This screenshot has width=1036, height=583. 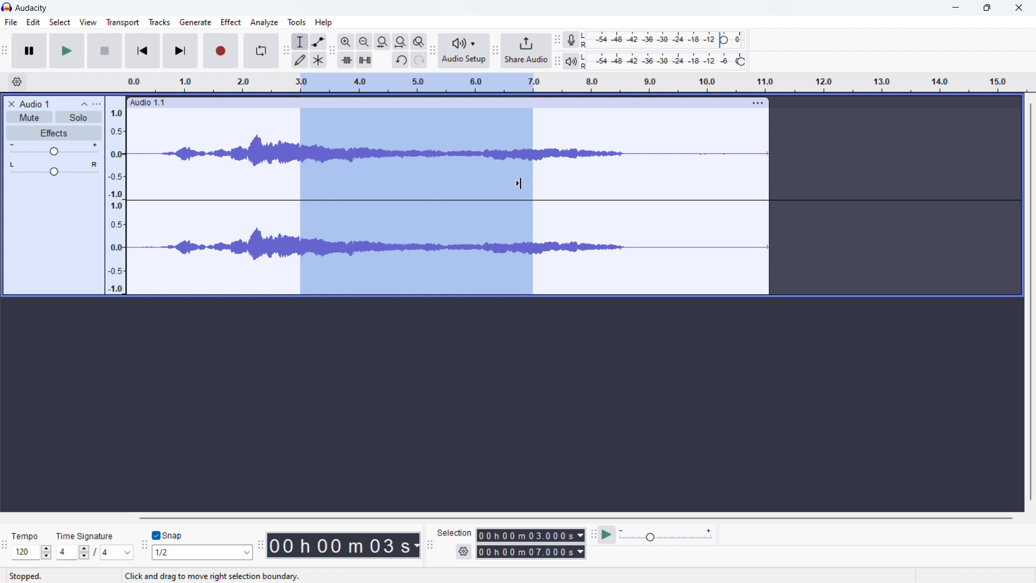 What do you see at coordinates (32, 9) in the screenshot?
I see `audacity` at bounding box center [32, 9].